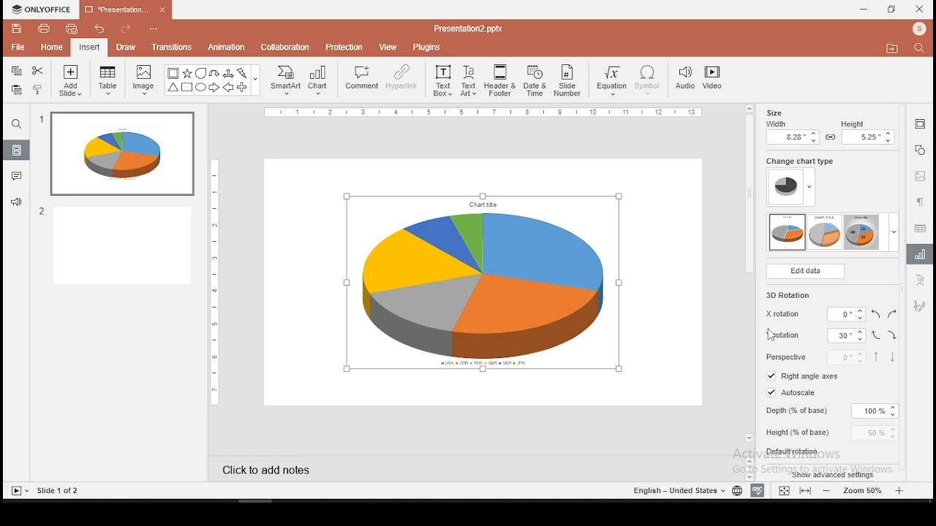 The height and width of the screenshot is (526, 936). Describe the element at coordinates (228, 47) in the screenshot. I see `animation` at that location.